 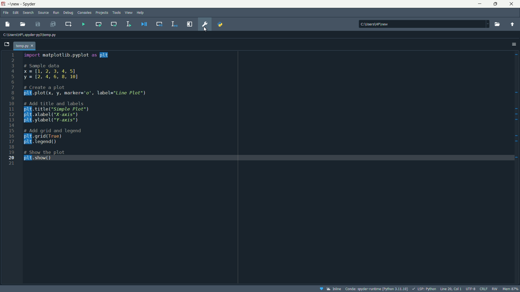 I want to click on cursor, so click(x=204, y=29).